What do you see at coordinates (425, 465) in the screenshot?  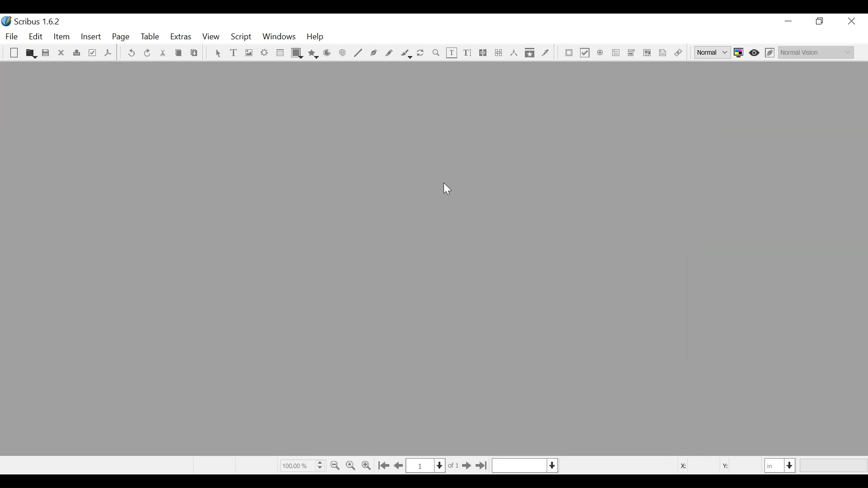 I see `Current Page` at bounding box center [425, 465].